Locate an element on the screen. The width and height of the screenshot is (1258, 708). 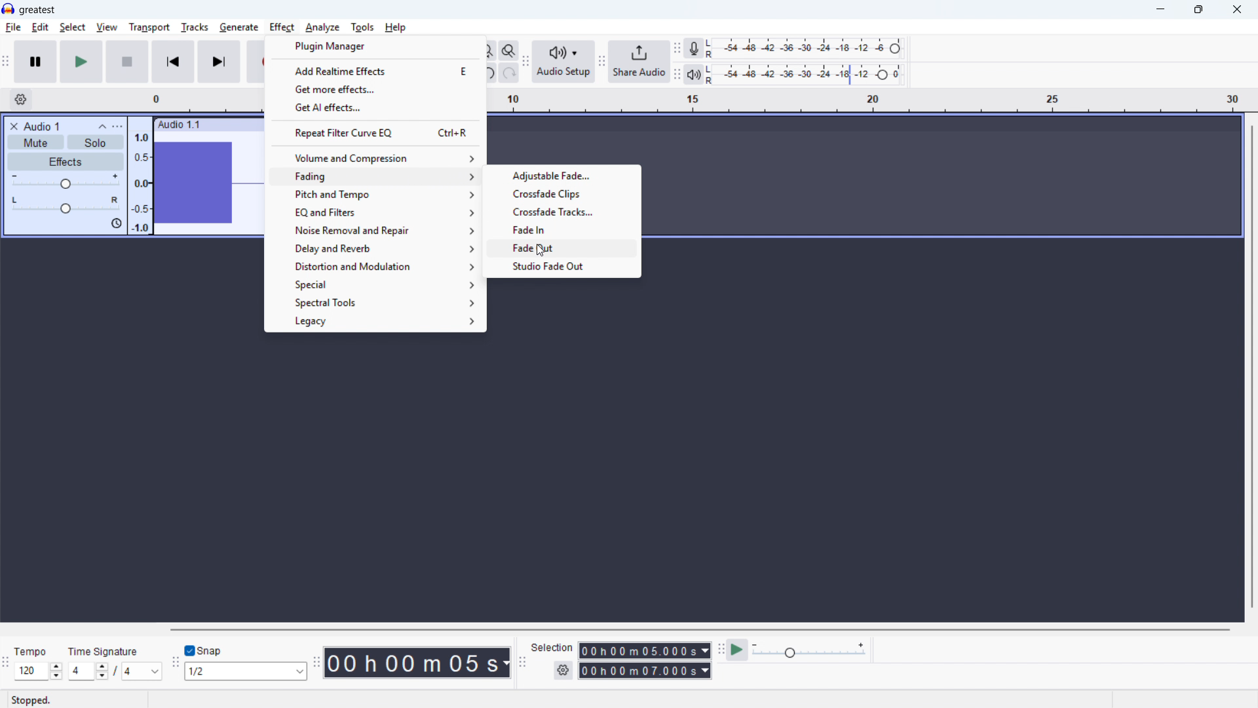
Collapse  is located at coordinates (102, 127).